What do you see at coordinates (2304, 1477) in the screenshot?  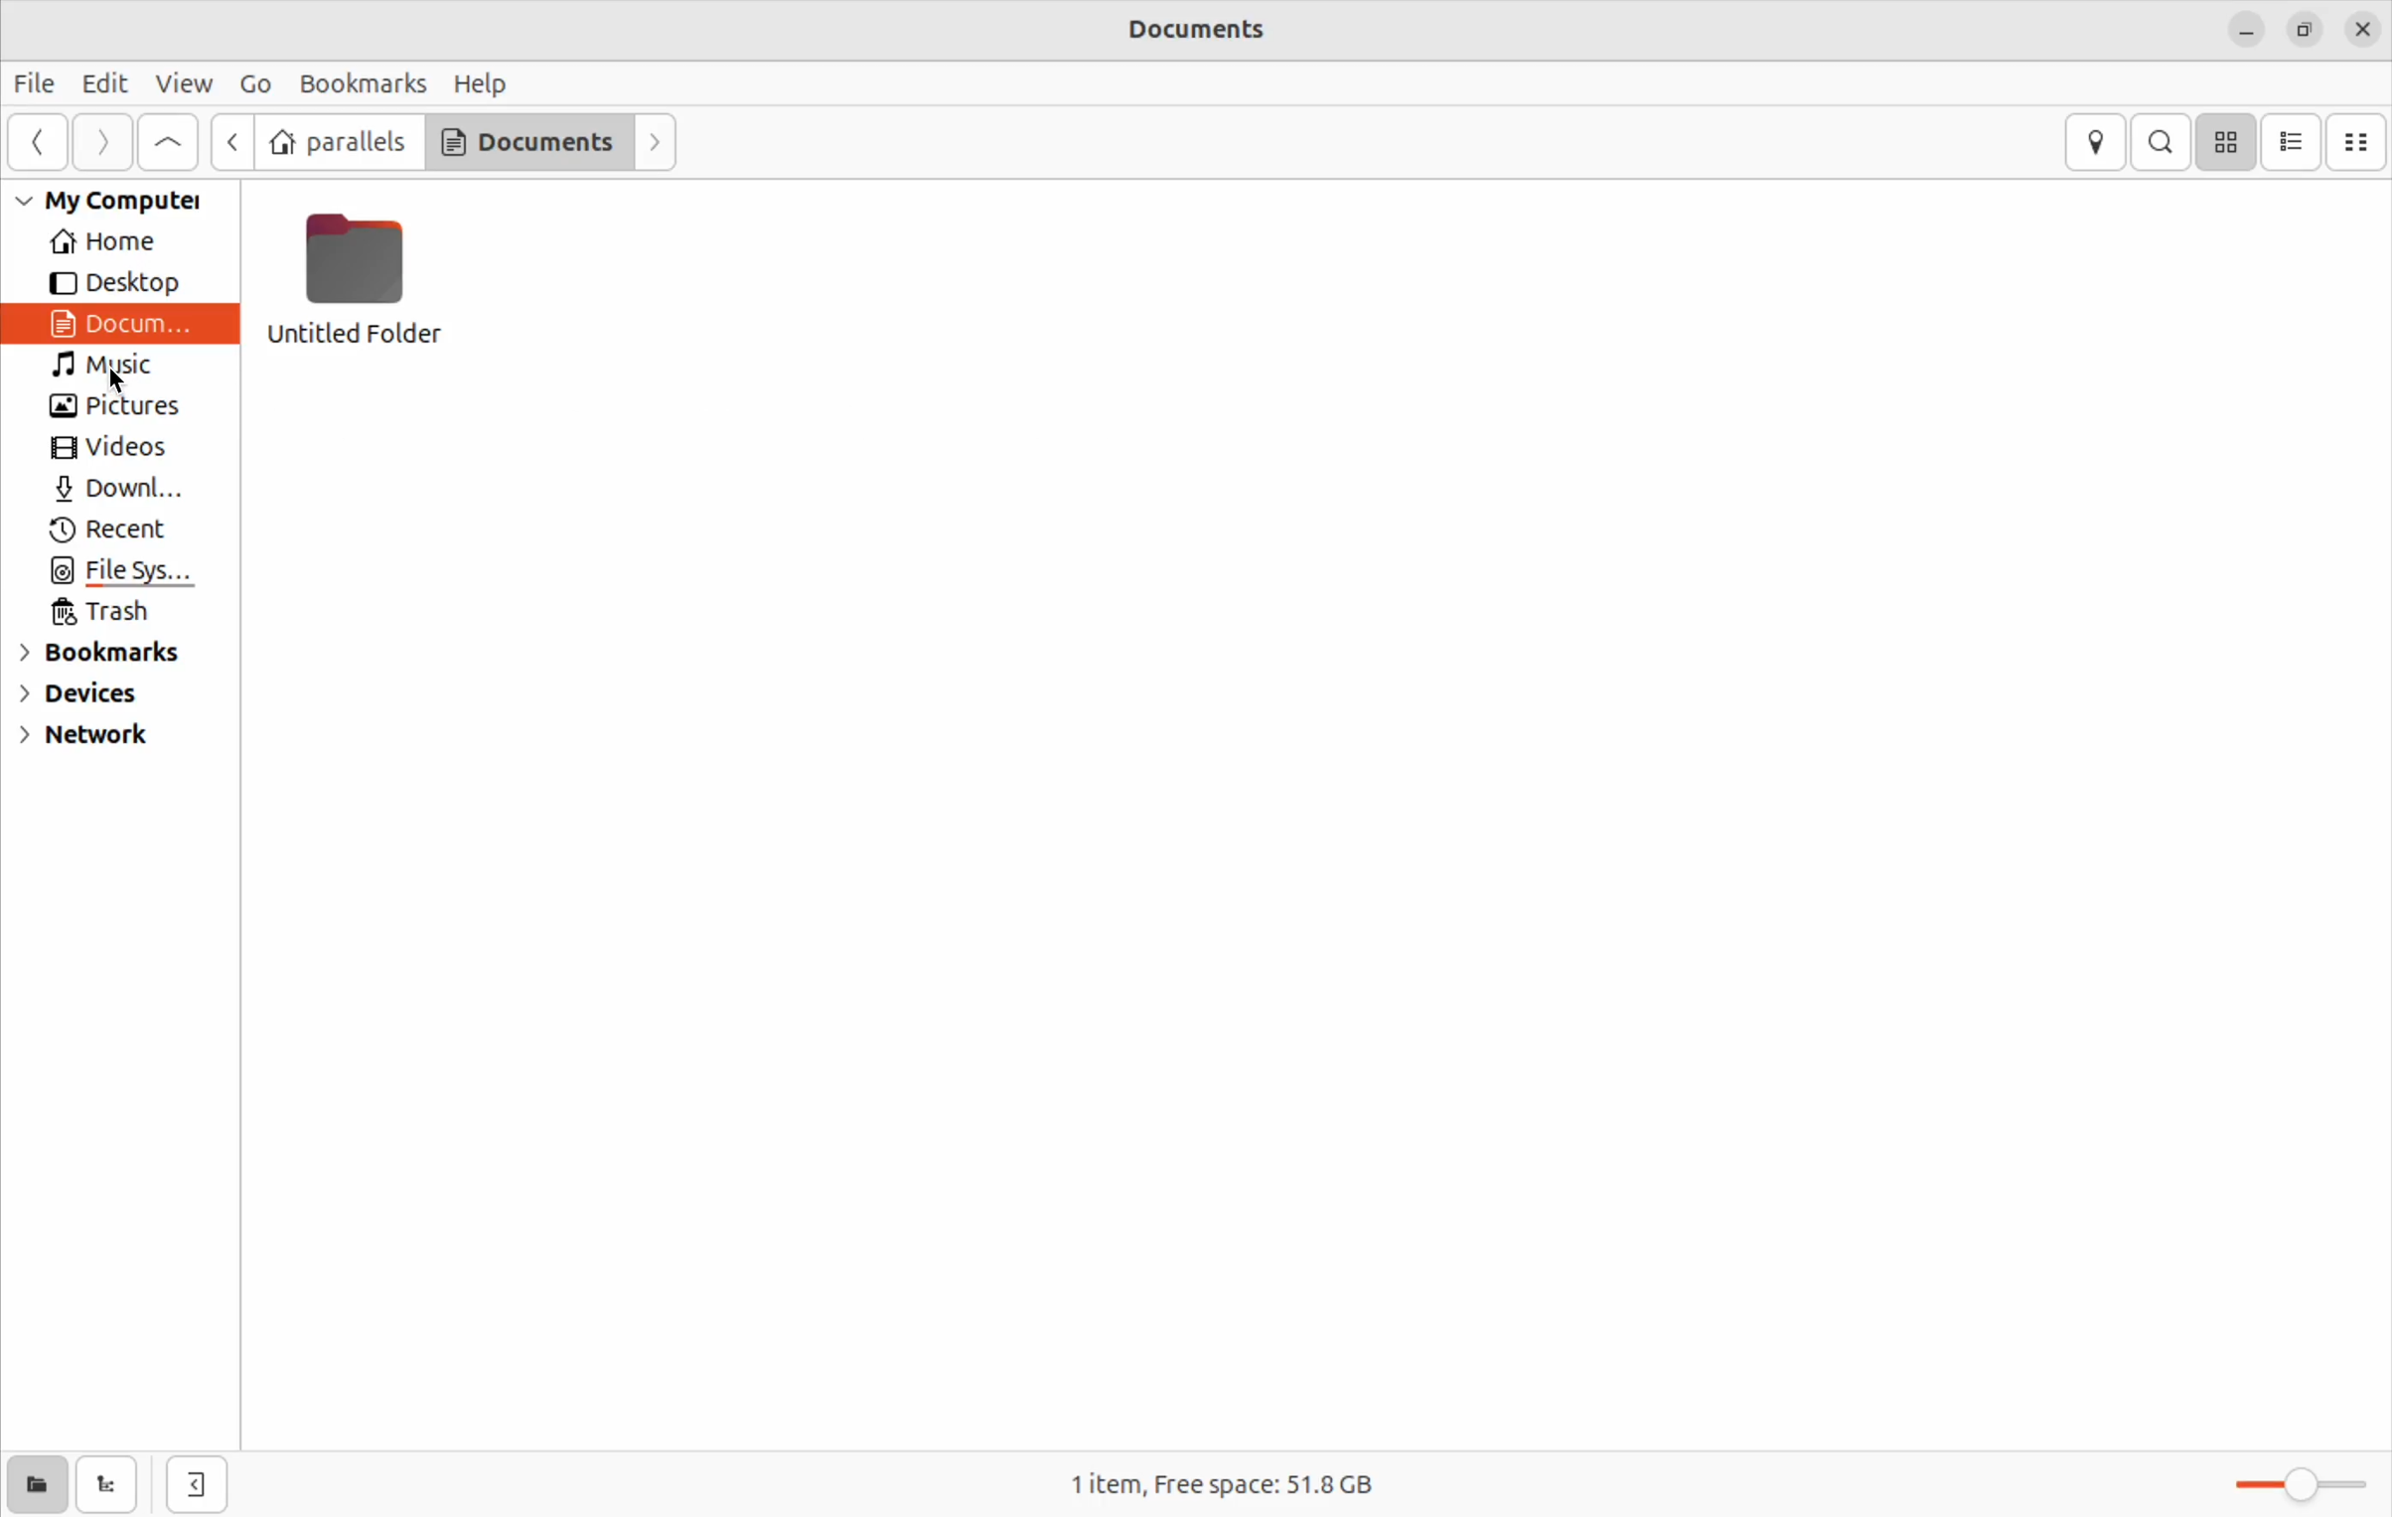 I see `toggle zoom` at bounding box center [2304, 1477].